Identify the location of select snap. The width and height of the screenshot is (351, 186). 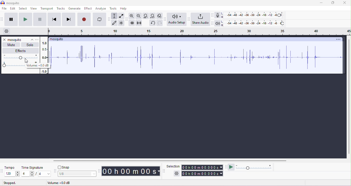
(77, 174).